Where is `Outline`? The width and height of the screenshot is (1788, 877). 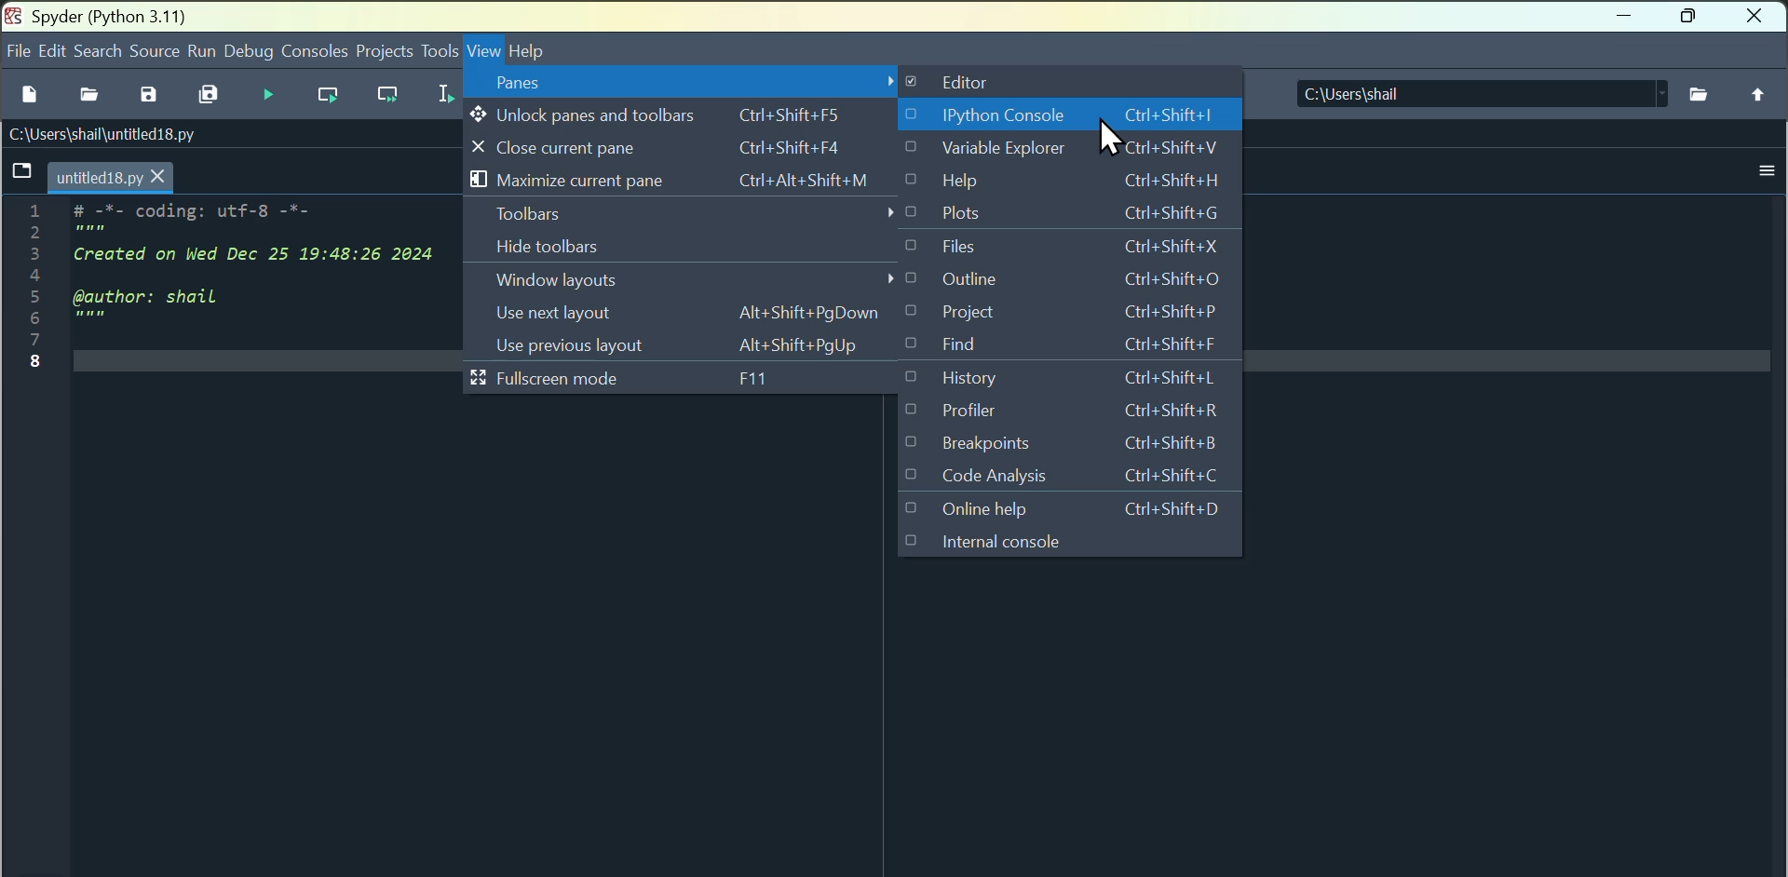
Outline is located at coordinates (1072, 280).